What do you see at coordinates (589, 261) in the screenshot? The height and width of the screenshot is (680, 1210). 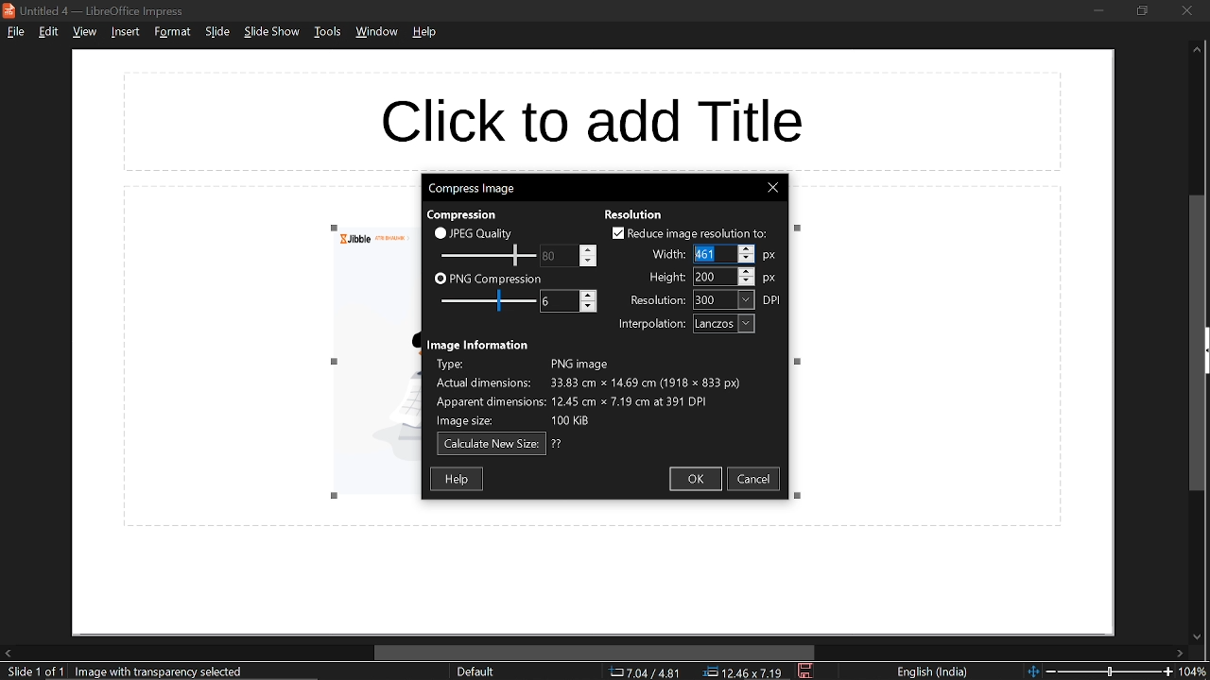 I see `Decrease ` at bounding box center [589, 261].